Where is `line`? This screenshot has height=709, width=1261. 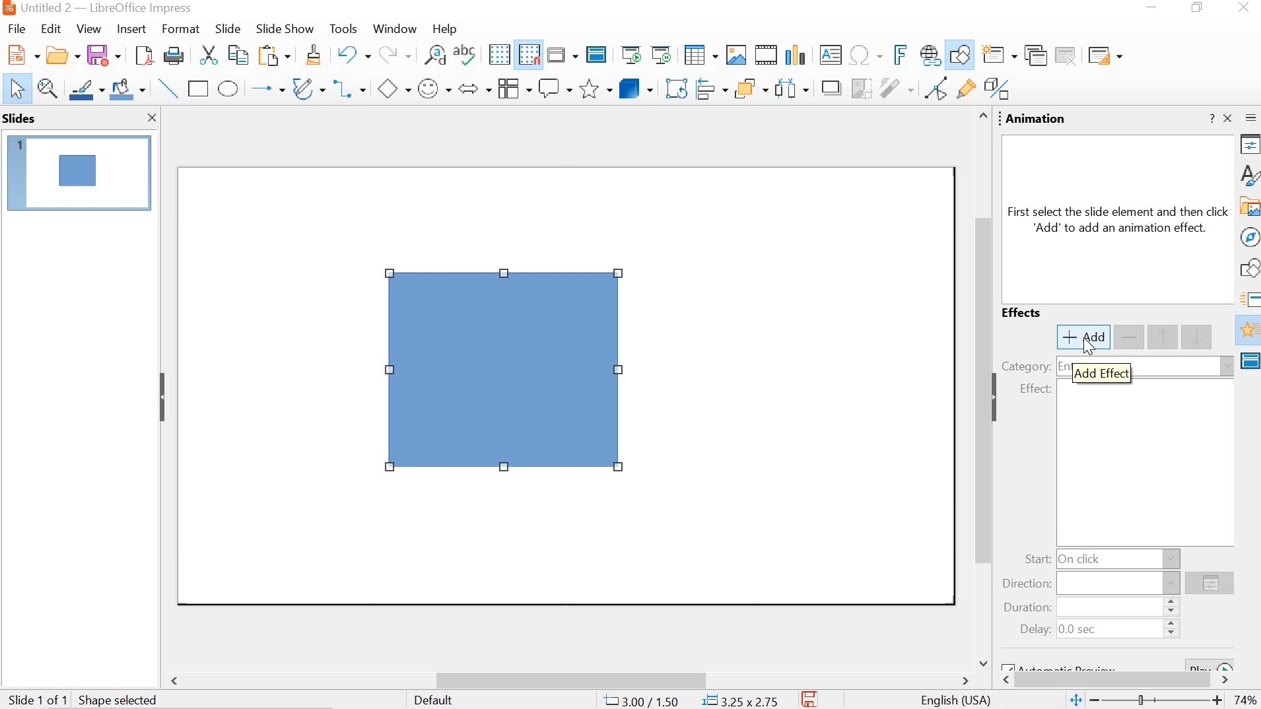
line is located at coordinates (166, 88).